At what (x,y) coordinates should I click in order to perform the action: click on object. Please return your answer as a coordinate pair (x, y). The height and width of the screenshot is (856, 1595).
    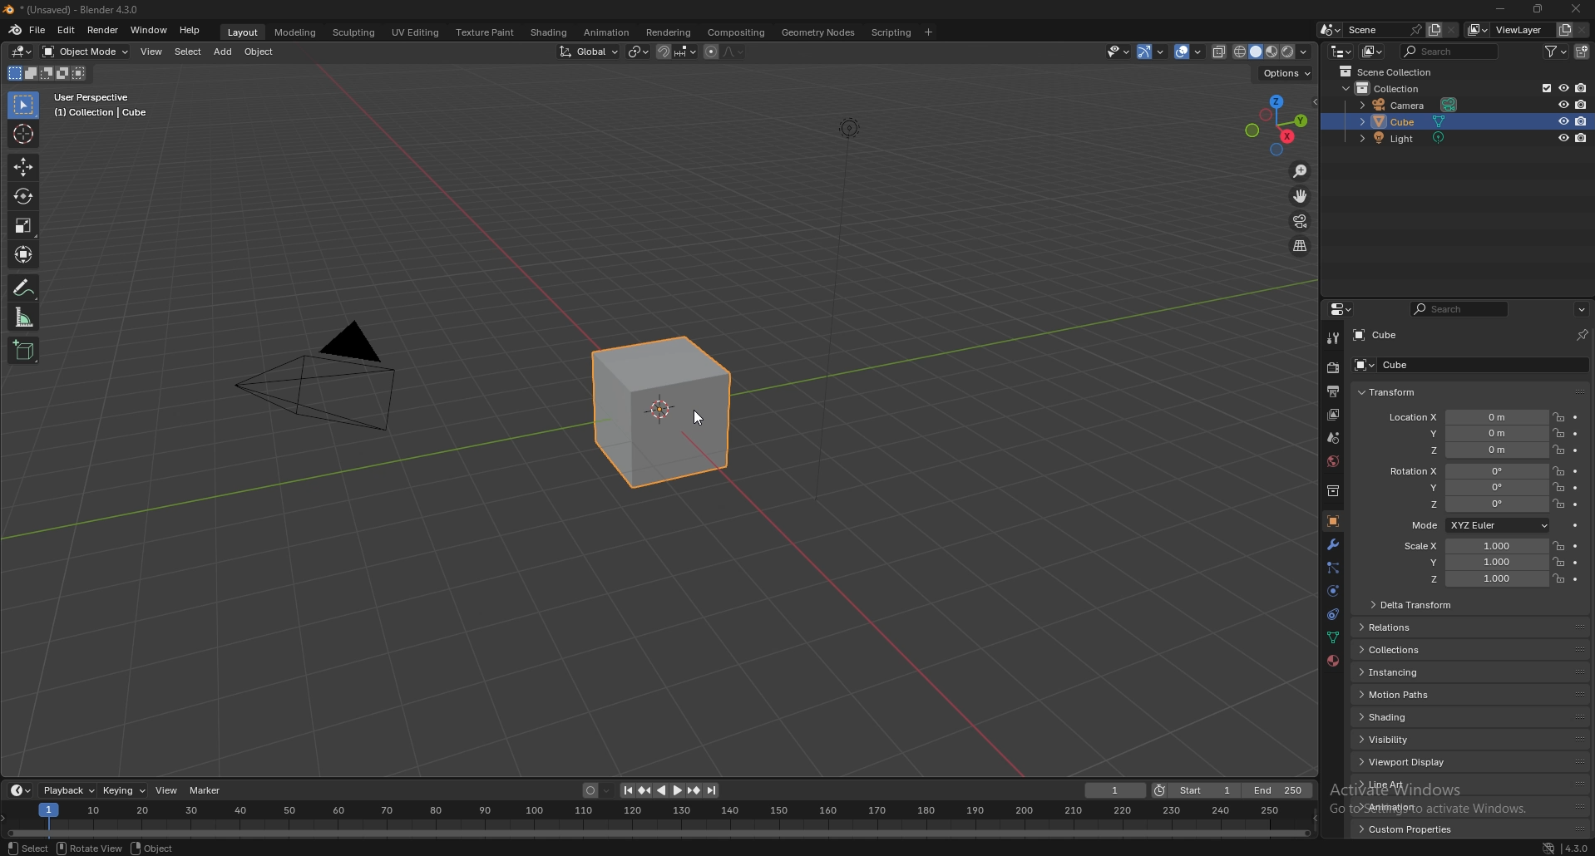
    Looking at the image, I should click on (1333, 521).